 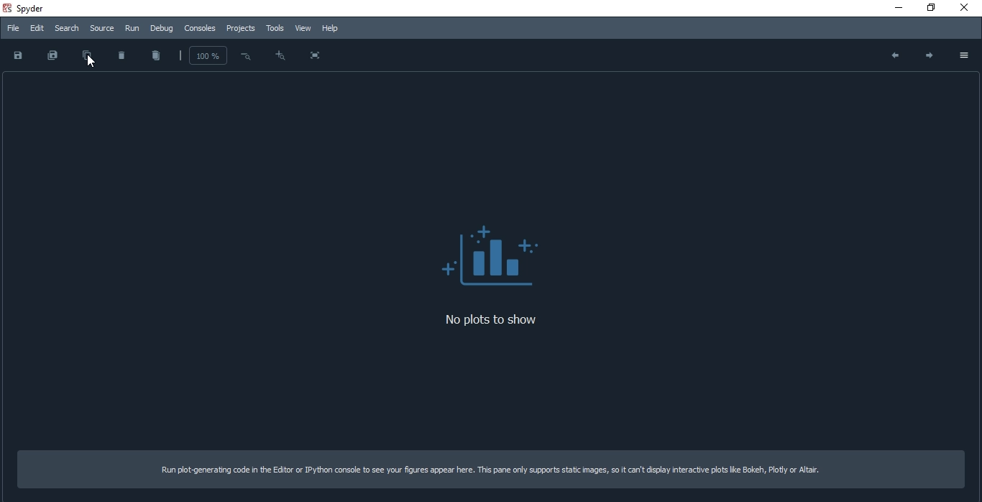 What do you see at coordinates (49, 56) in the screenshot?
I see `save all` at bounding box center [49, 56].